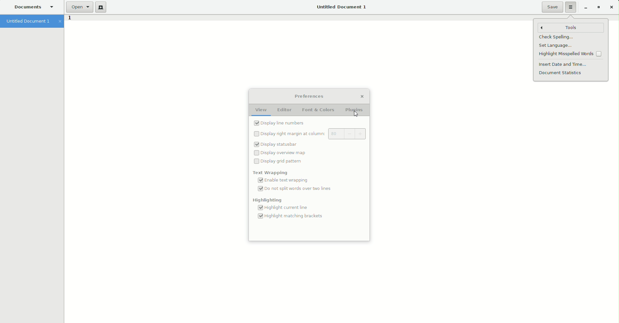 This screenshot has width=619, height=323. Describe the element at coordinates (285, 180) in the screenshot. I see `Enable text wrapping` at that location.